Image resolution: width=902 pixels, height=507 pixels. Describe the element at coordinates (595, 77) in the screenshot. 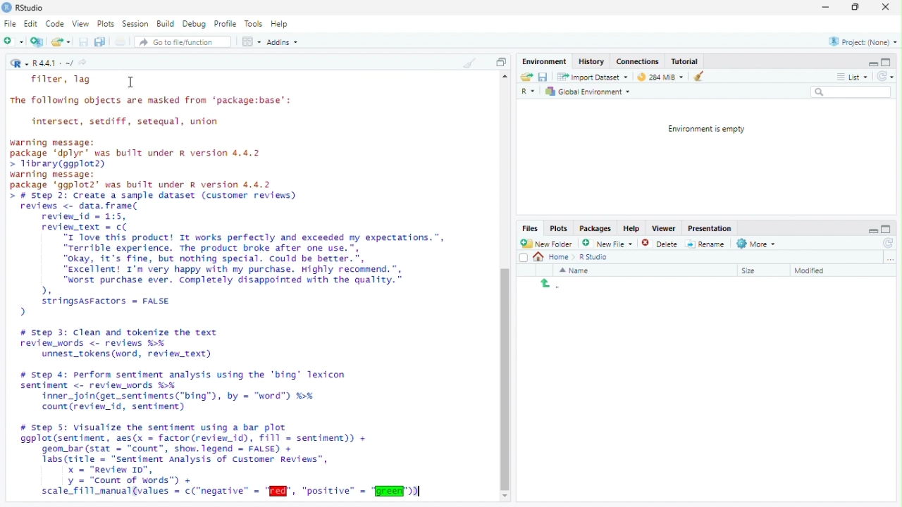

I see `Import Dataset` at that location.